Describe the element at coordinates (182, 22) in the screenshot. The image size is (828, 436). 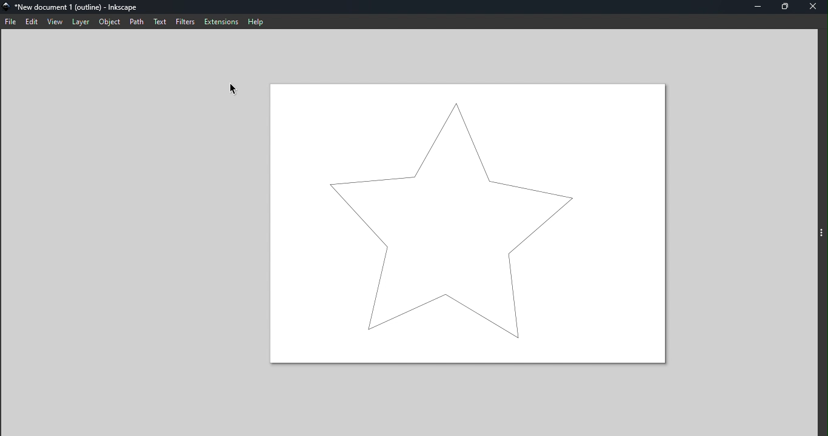
I see `Filters` at that location.